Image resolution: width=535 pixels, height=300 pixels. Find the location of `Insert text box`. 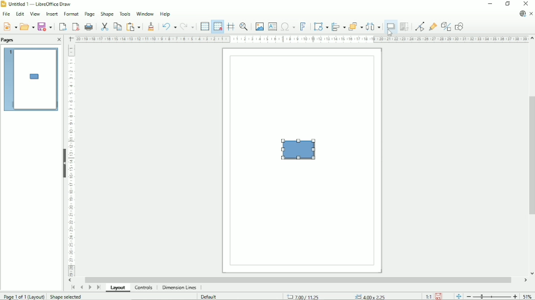

Insert text box is located at coordinates (272, 26).